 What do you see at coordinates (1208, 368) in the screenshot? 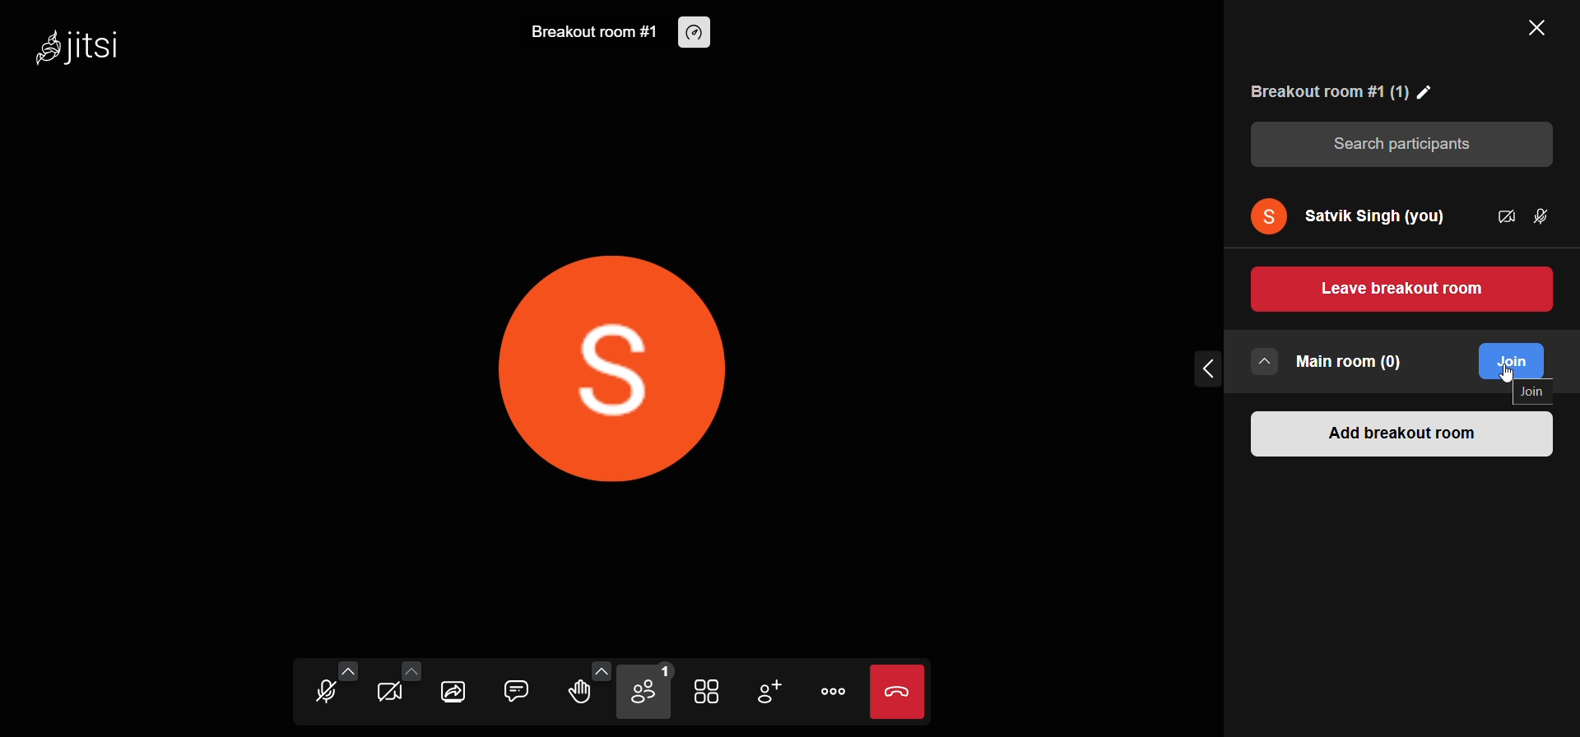
I see `collapse` at bounding box center [1208, 368].